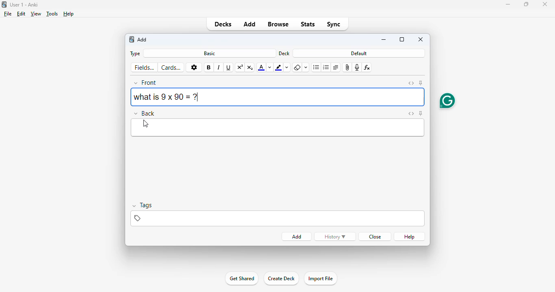 The width and height of the screenshot is (555, 292). I want to click on italic, so click(219, 68).